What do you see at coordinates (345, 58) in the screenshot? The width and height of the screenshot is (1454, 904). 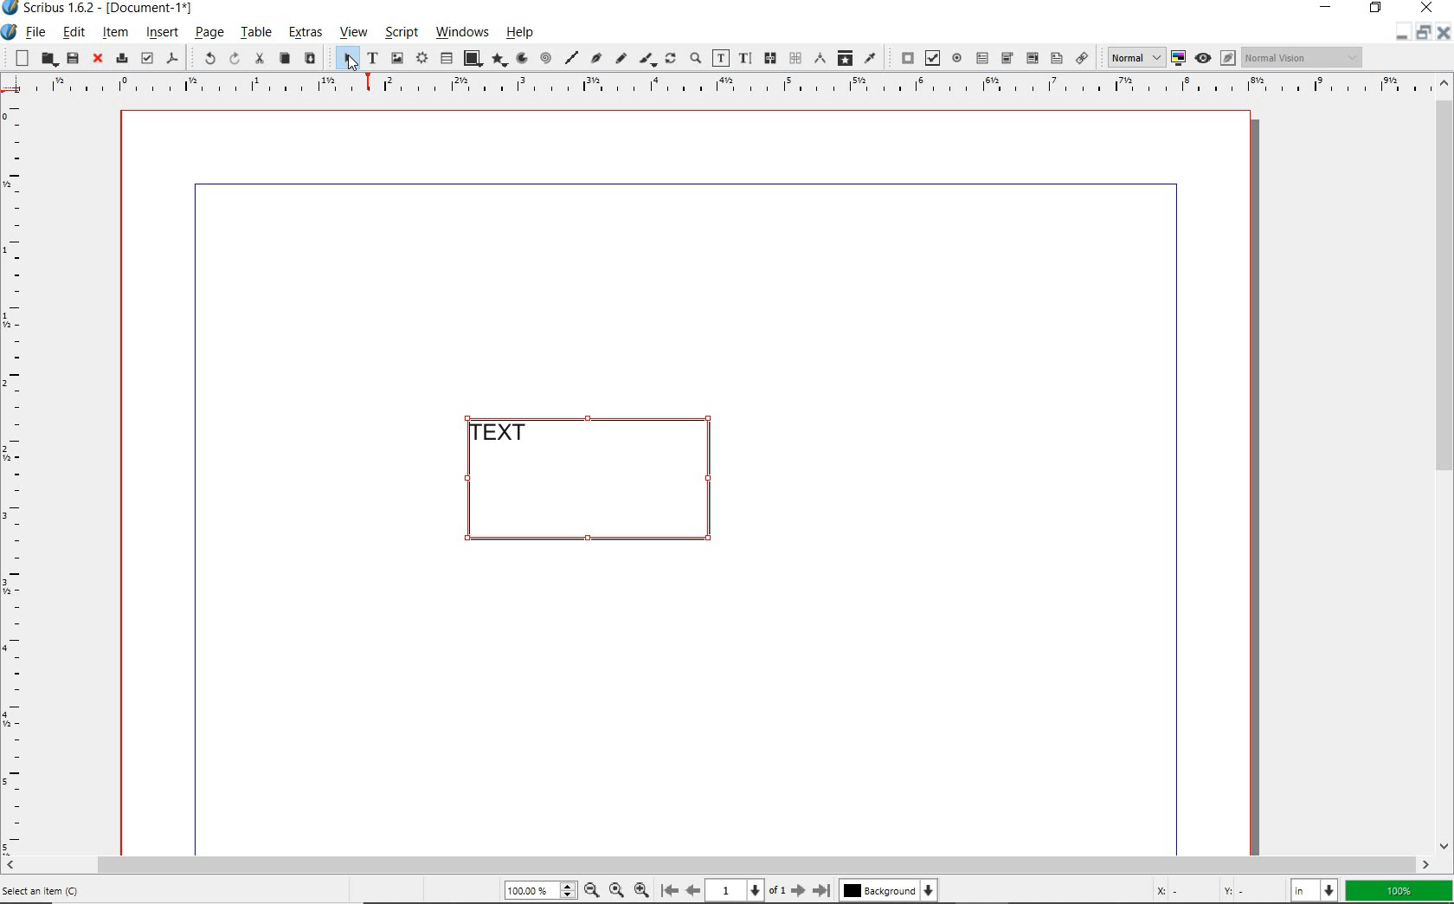 I see `select item` at bounding box center [345, 58].